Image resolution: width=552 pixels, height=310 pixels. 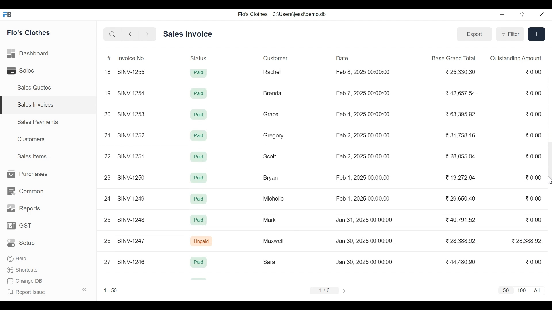 What do you see at coordinates (132, 113) in the screenshot?
I see `SINV-1253` at bounding box center [132, 113].